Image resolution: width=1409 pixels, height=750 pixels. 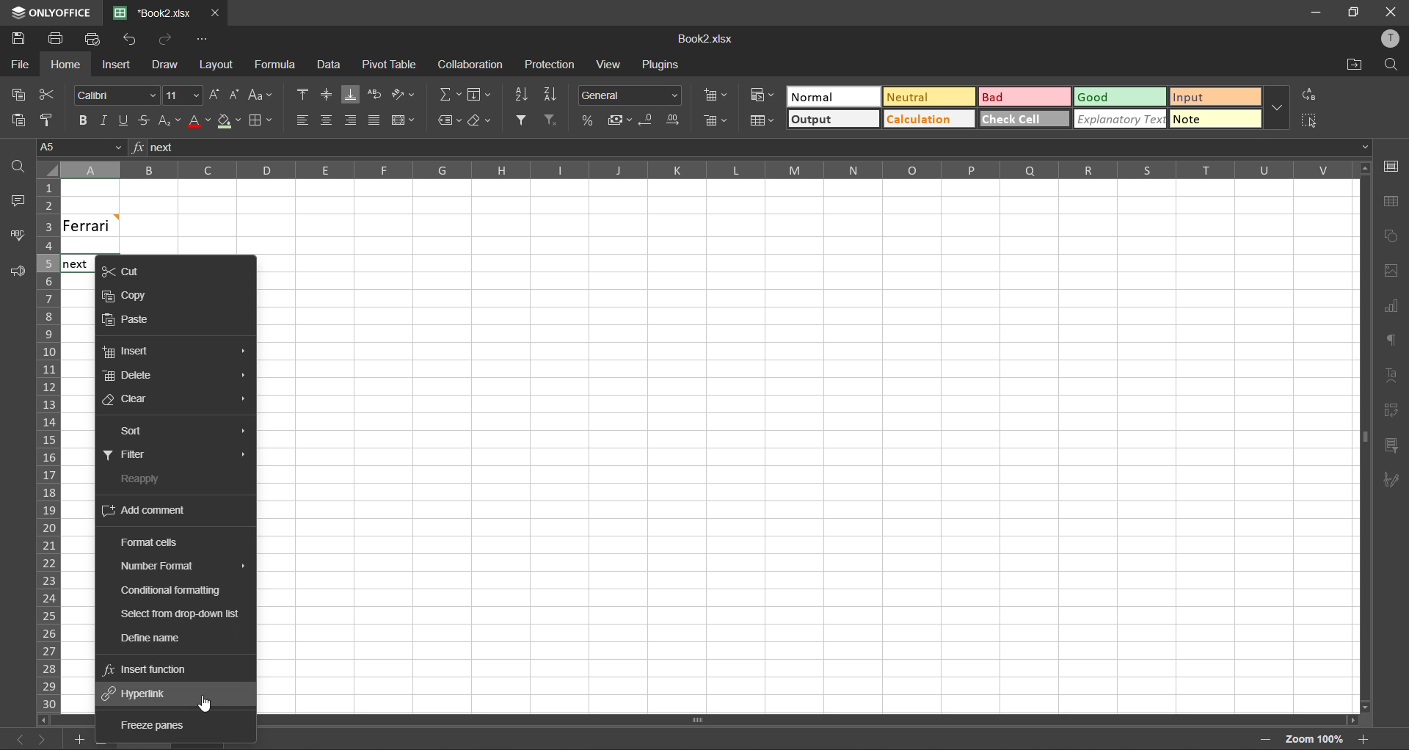 What do you see at coordinates (305, 95) in the screenshot?
I see `align top` at bounding box center [305, 95].